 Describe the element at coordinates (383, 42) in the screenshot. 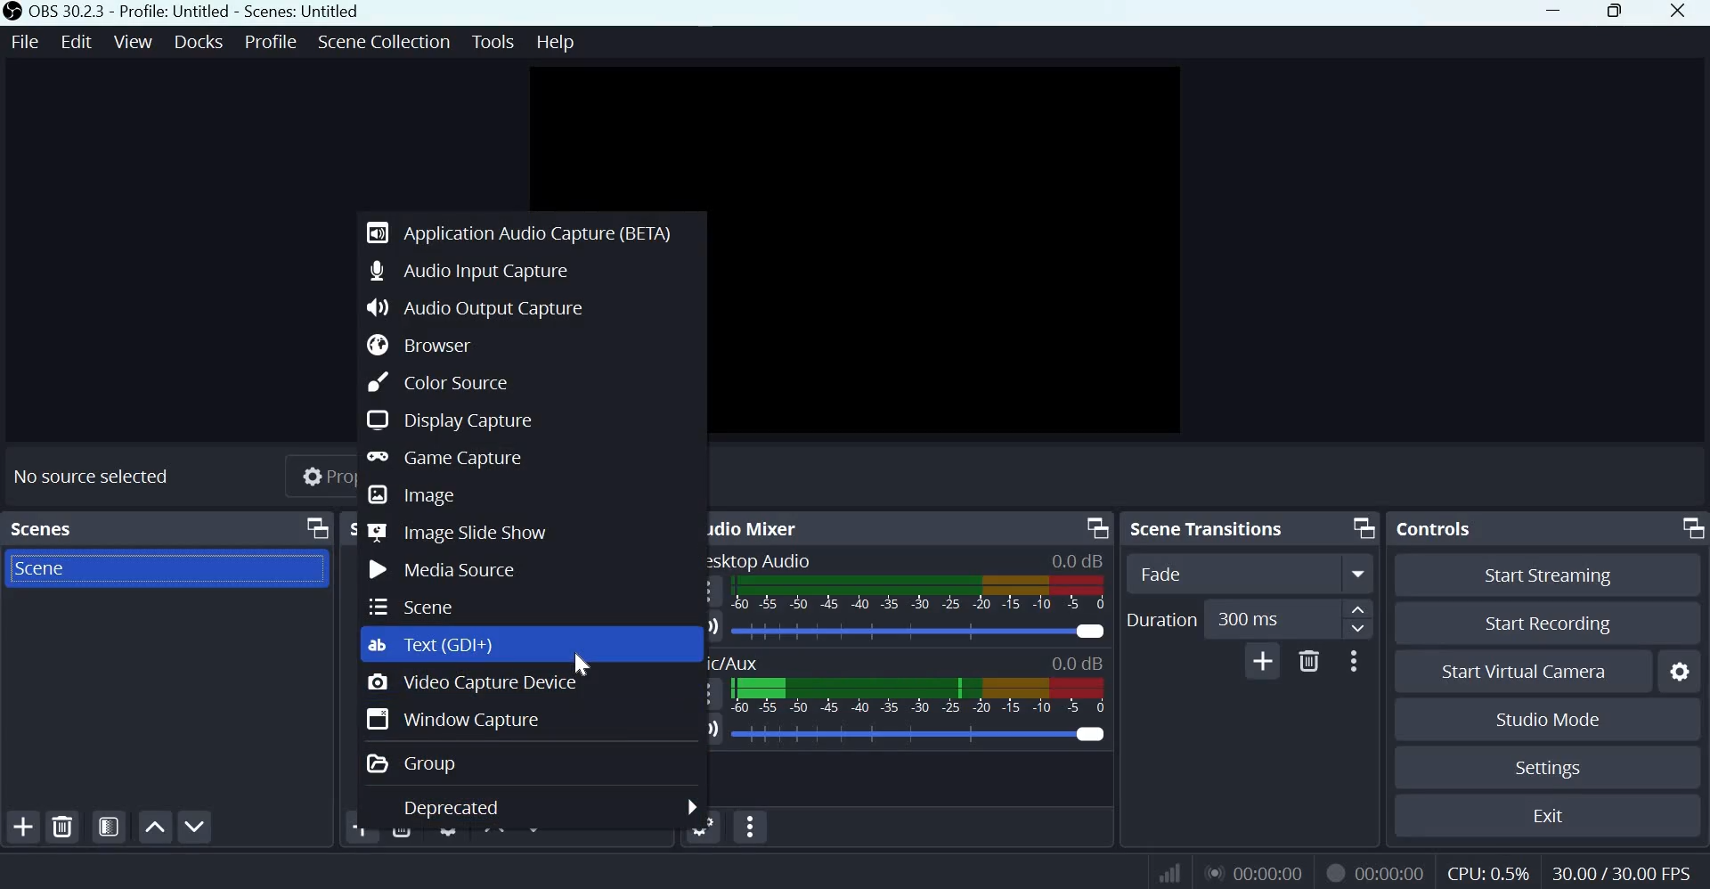

I see `Scene Collection` at that location.